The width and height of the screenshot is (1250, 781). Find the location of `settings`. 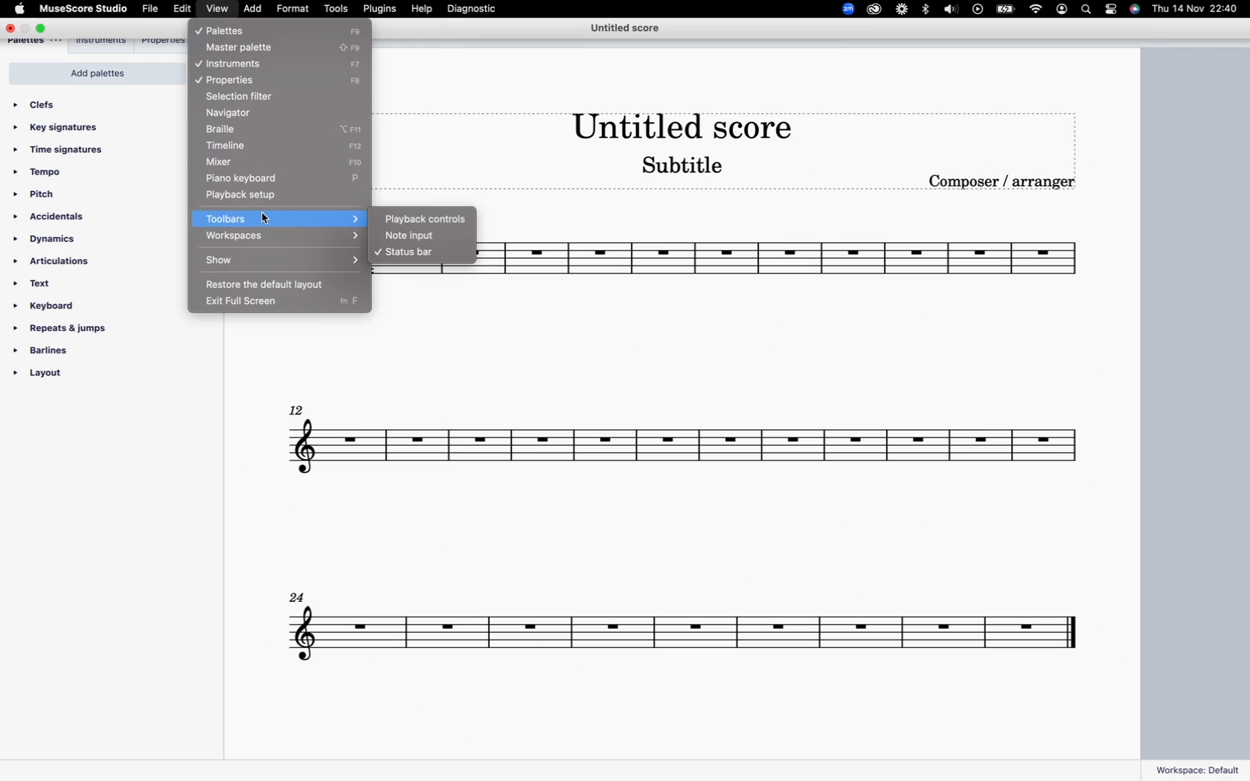

settings is located at coordinates (1113, 11).